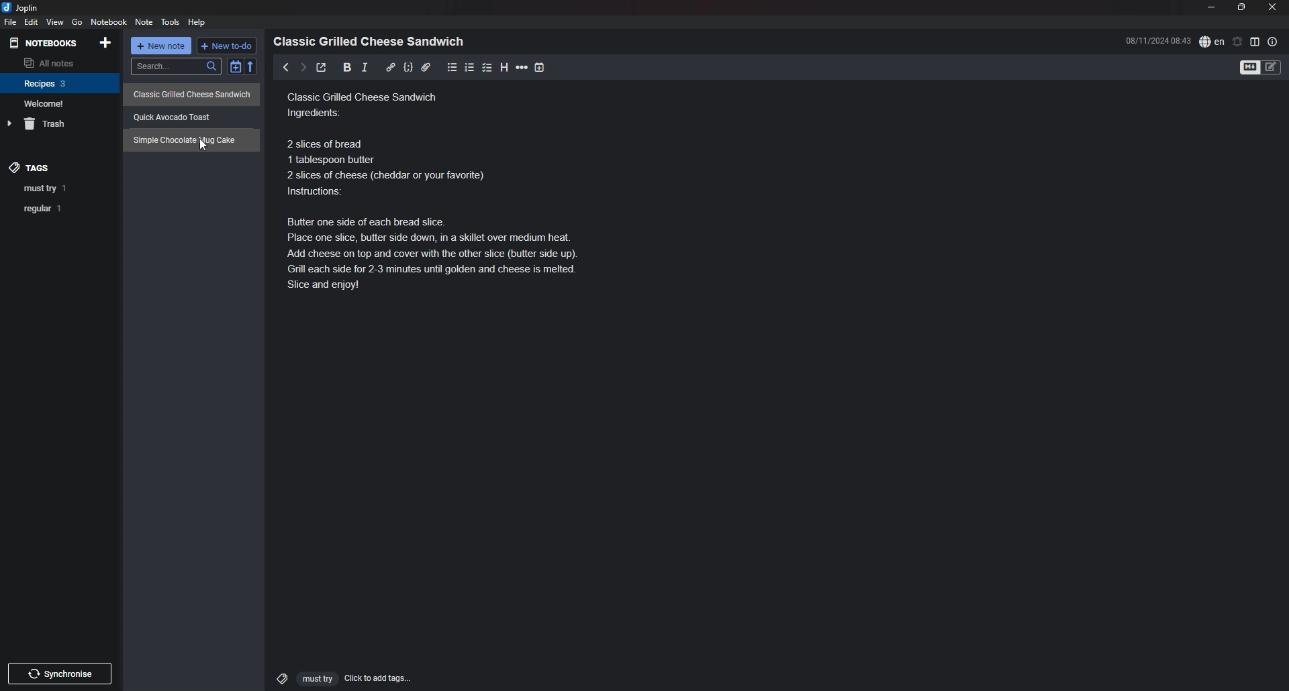 This screenshot has height=691, width=1289. I want to click on note, so click(144, 23).